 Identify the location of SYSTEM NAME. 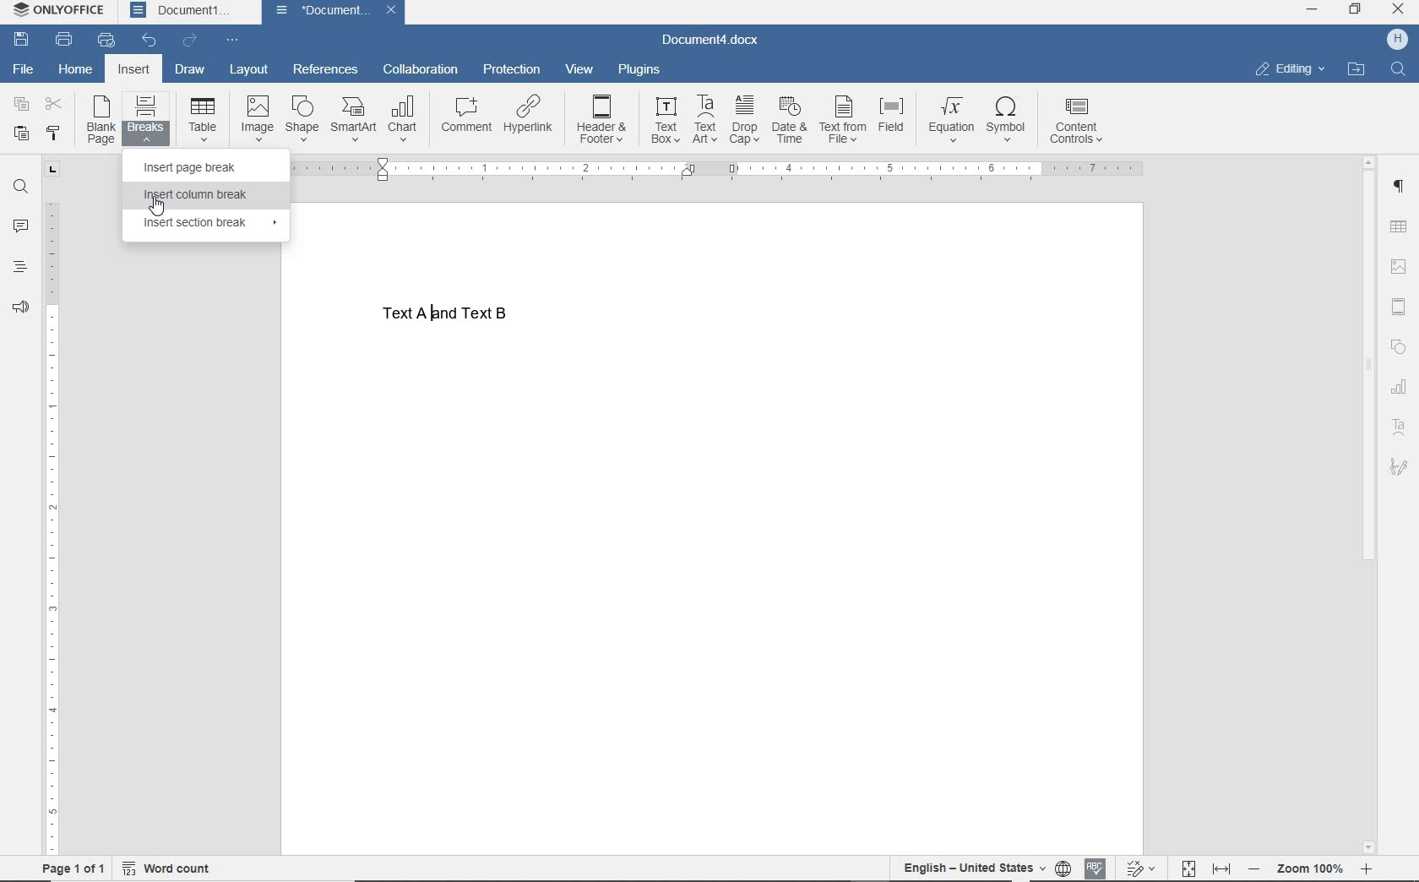
(62, 11).